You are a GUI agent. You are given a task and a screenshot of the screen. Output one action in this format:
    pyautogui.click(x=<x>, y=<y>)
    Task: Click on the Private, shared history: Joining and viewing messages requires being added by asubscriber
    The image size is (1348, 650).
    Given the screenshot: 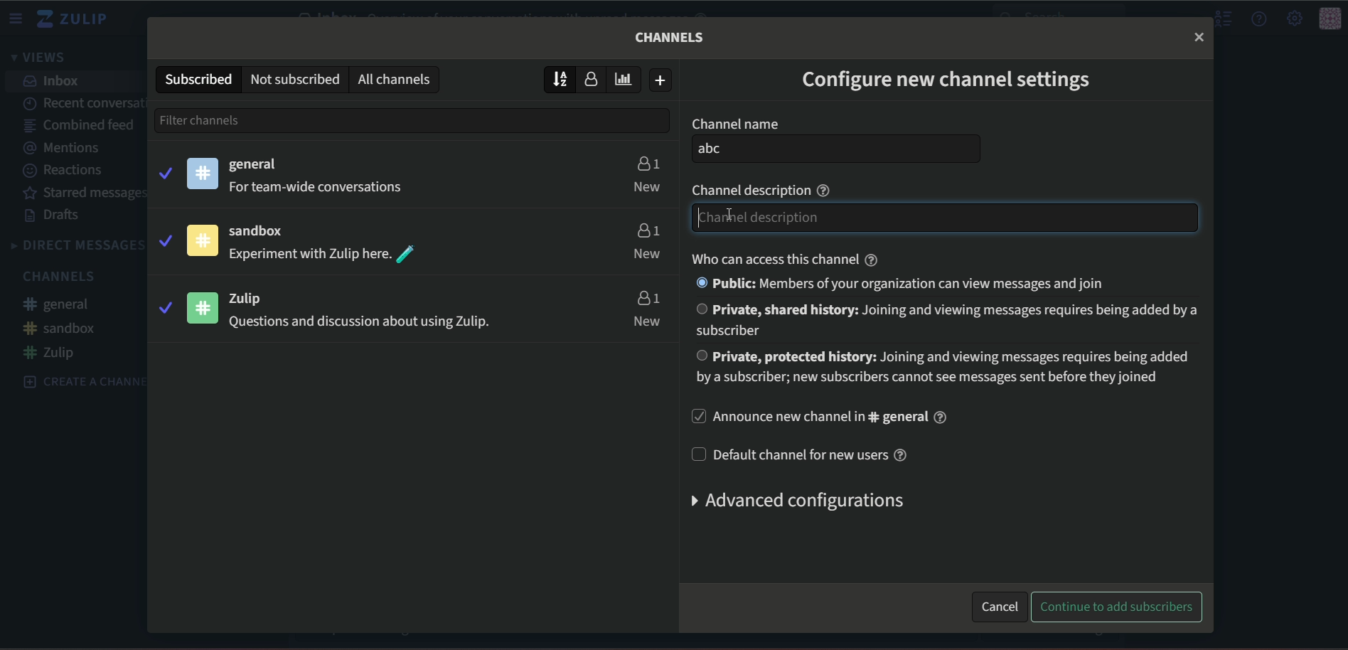 What is the action you would take?
    pyautogui.click(x=955, y=319)
    